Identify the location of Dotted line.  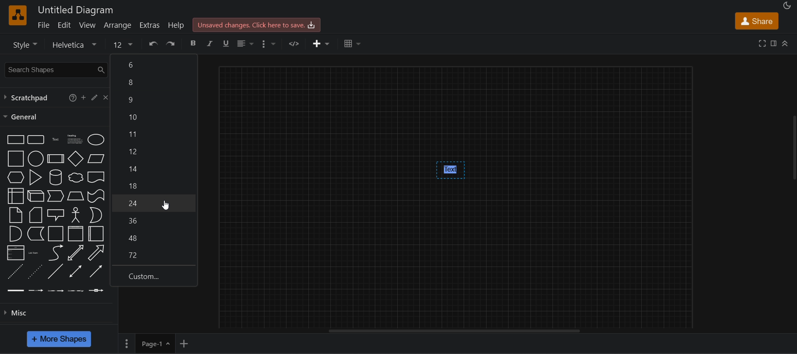
(35, 272).